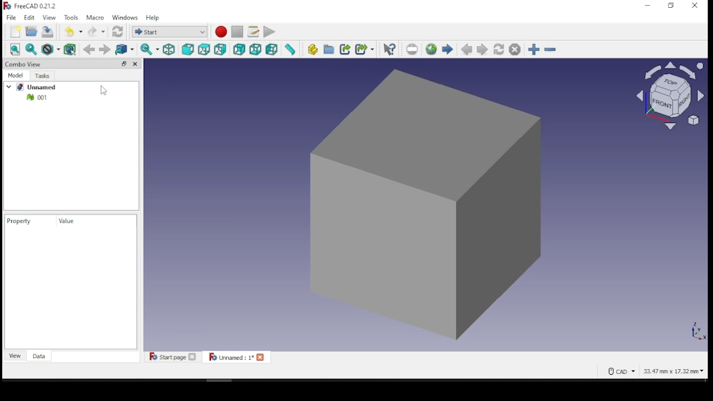 The image size is (713, 401). I want to click on start page, so click(173, 358).